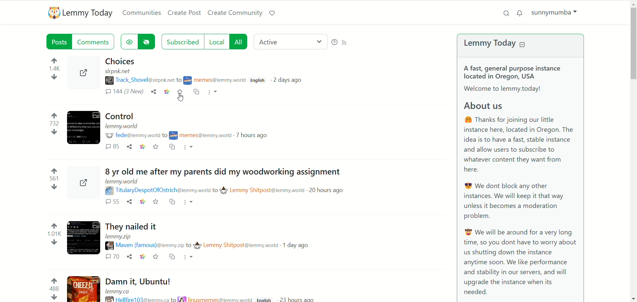 The image size is (637, 302). What do you see at coordinates (556, 12) in the screenshot?
I see `(sunnymumba)account` at bounding box center [556, 12].